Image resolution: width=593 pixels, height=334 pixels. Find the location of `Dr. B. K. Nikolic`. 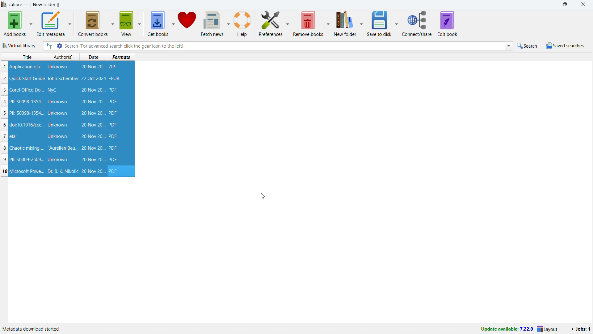

Dr. B. K. Nikolic is located at coordinates (62, 171).